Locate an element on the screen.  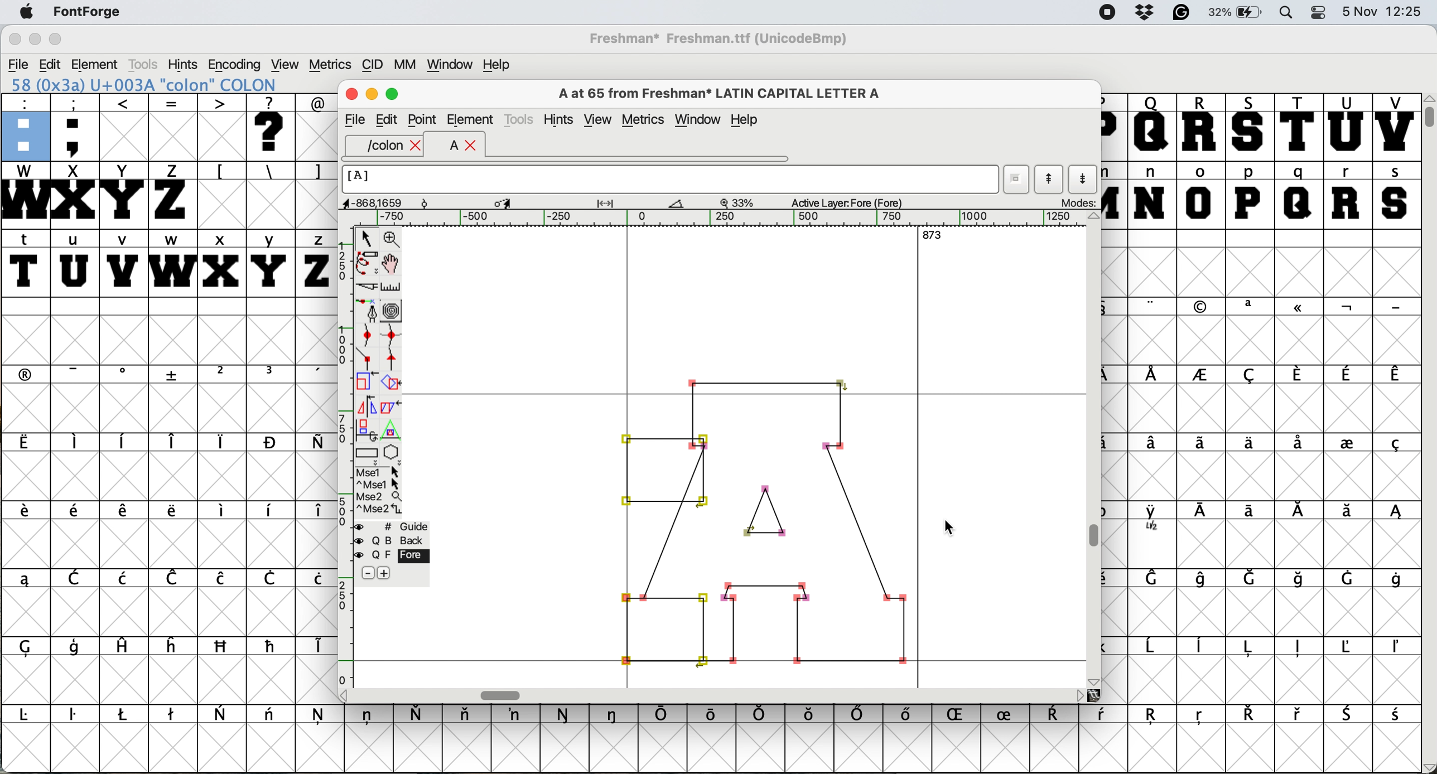
window is located at coordinates (698, 119).